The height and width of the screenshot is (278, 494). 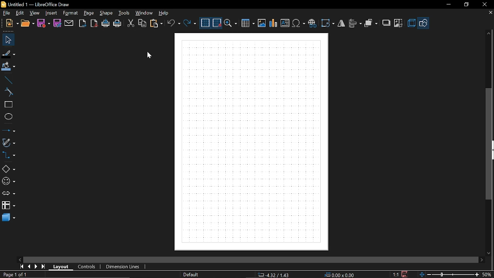 I want to click on print, so click(x=117, y=24).